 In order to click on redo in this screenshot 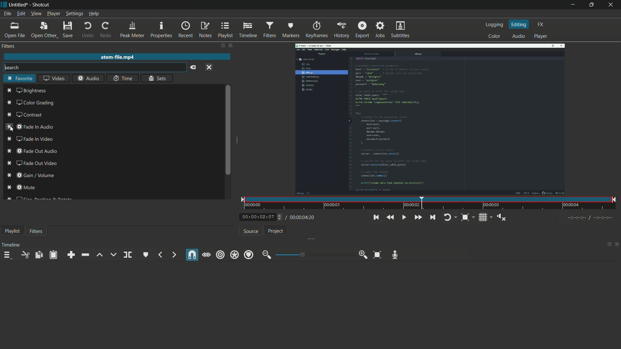, I will do `click(105, 30)`.